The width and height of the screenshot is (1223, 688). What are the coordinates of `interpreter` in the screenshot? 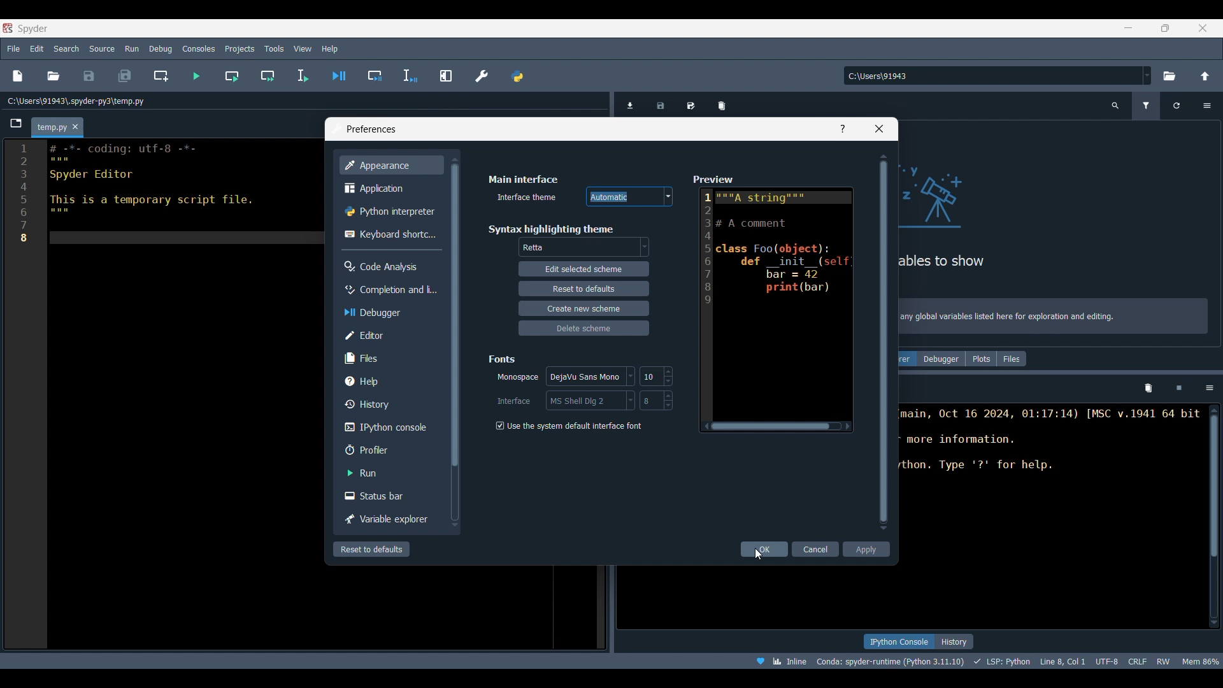 It's located at (891, 661).